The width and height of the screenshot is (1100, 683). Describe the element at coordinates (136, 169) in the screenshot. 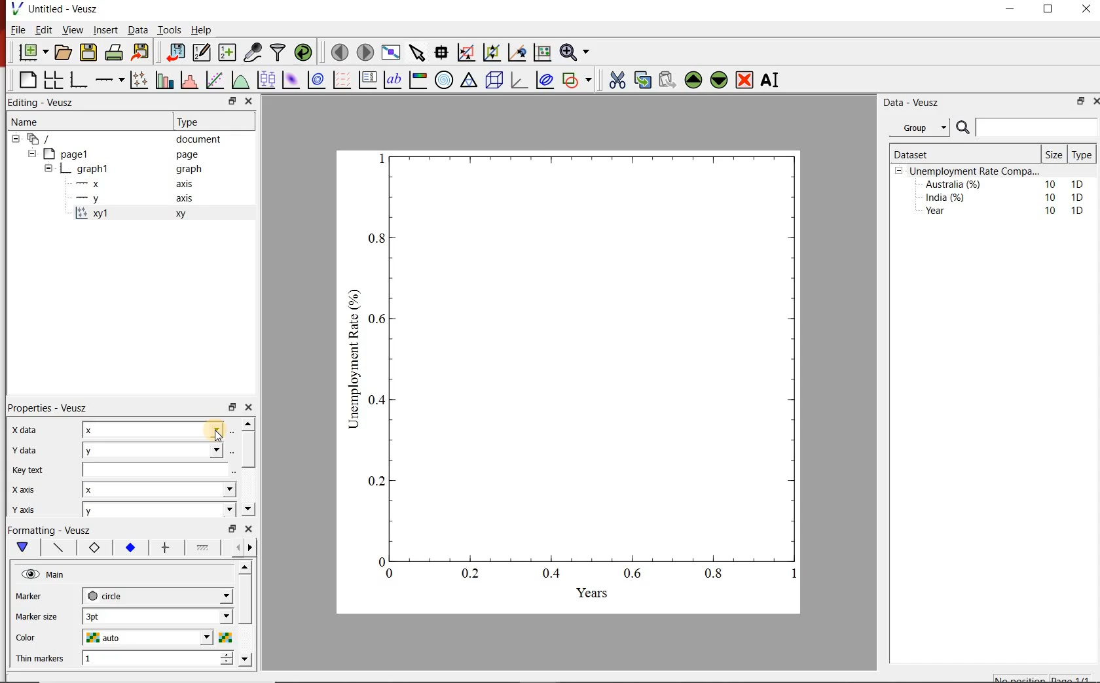

I see `graph1
pl graph` at that location.